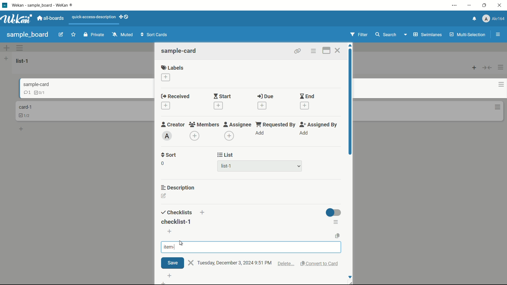  What do you see at coordinates (17, 18) in the screenshot?
I see `app logo` at bounding box center [17, 18].